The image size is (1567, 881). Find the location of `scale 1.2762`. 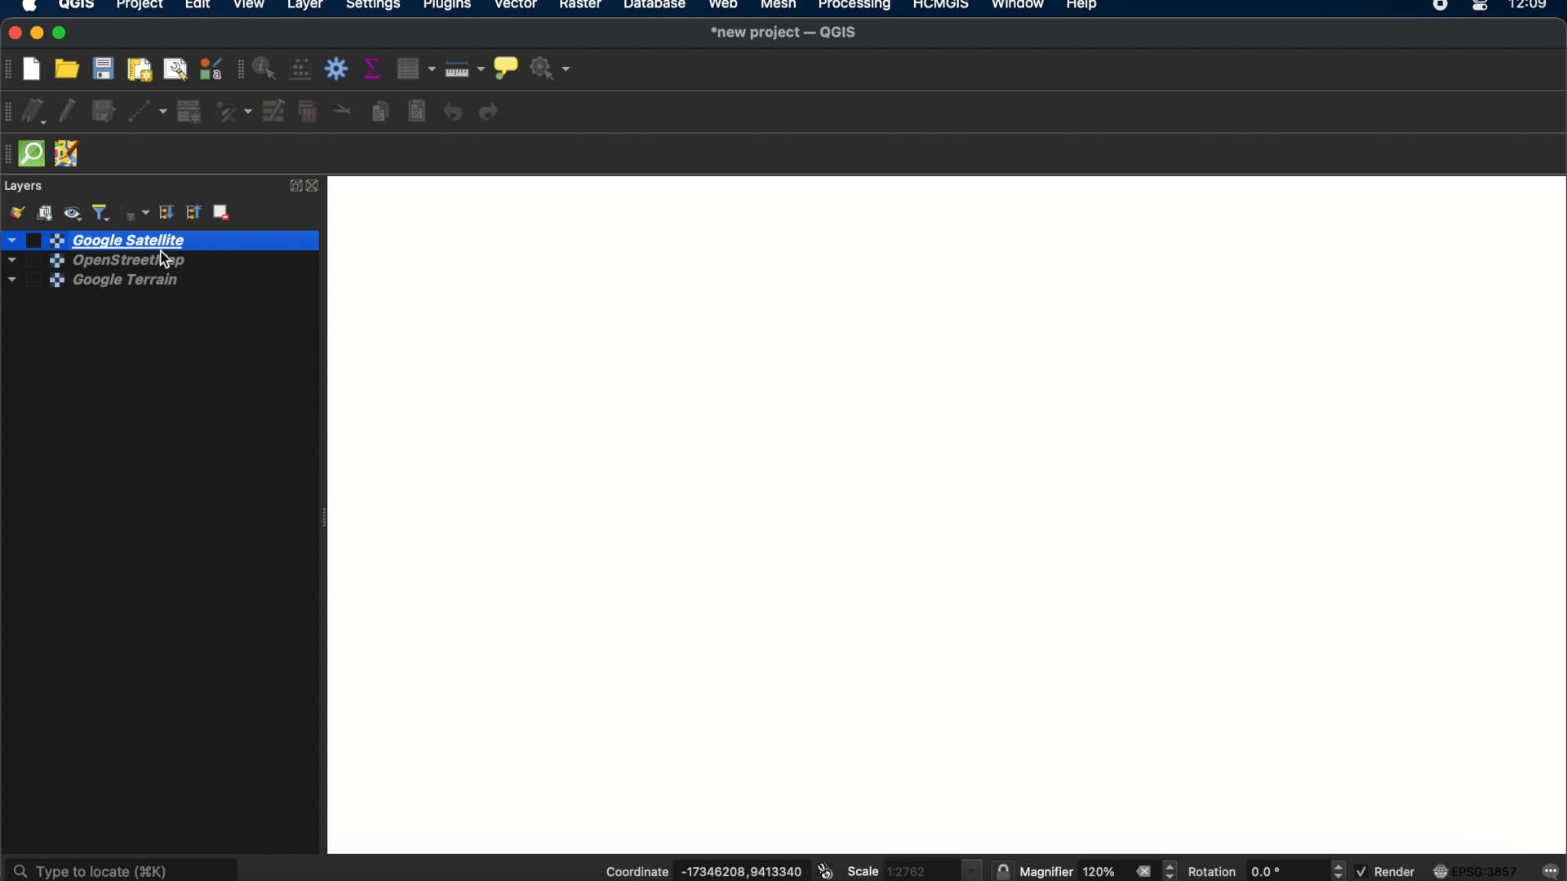

scale 1.2762 is located at coordinates (913, 868).